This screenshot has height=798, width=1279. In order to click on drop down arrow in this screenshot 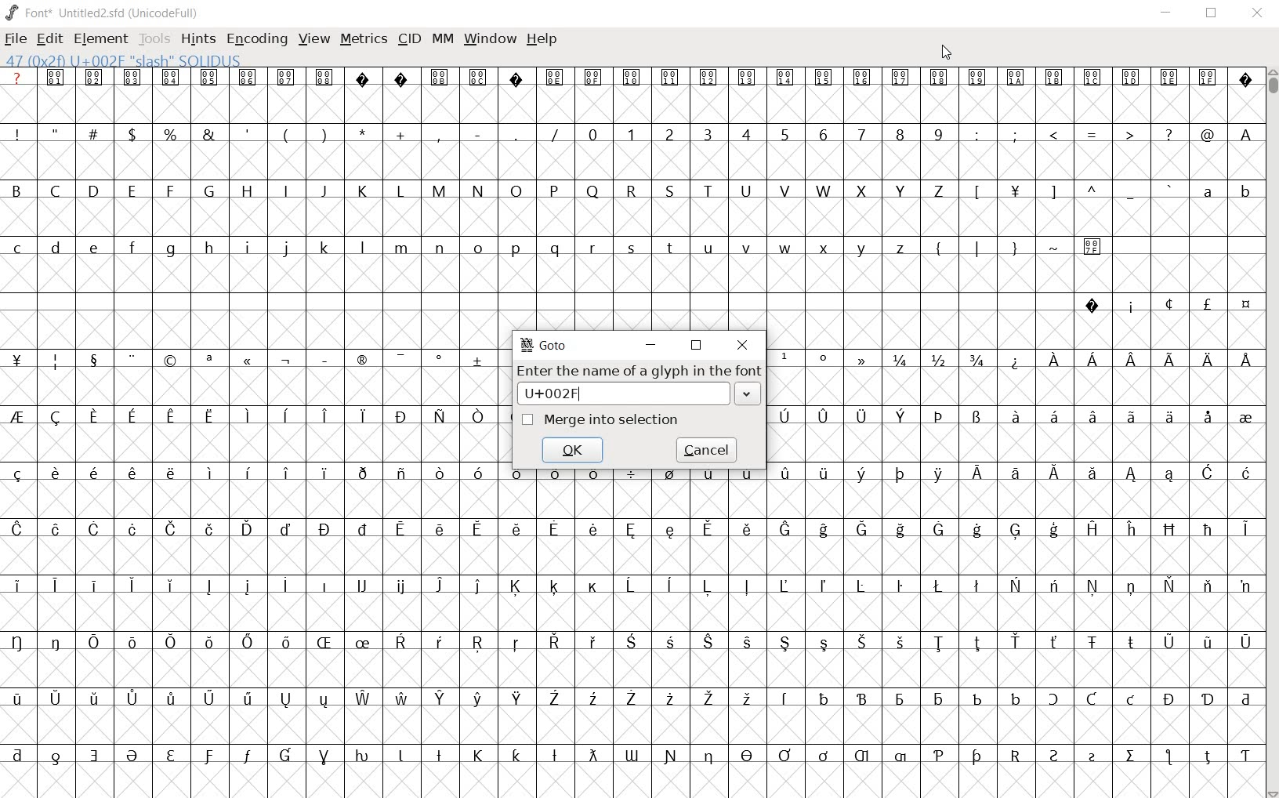, I will do `click(746, 394)`.